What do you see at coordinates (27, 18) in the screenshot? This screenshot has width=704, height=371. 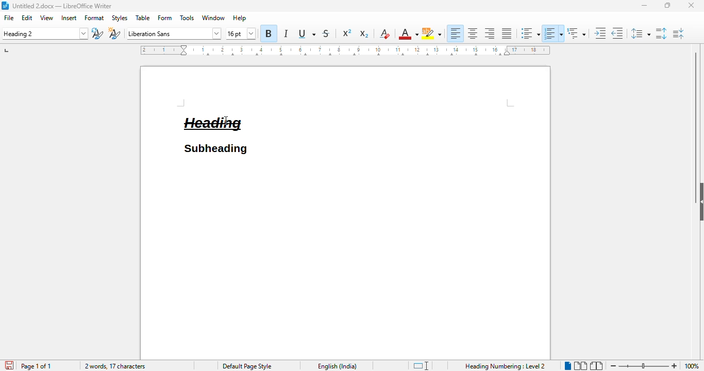 I see `edit` at bounding box center [27, 18].